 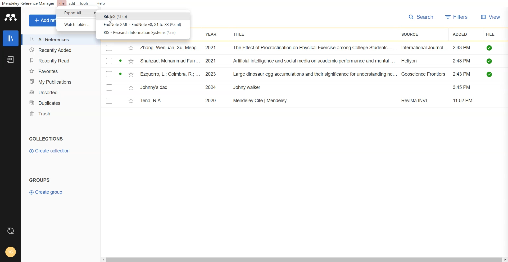 I want to click on 3:45 PM, so click(x=463, y=87).